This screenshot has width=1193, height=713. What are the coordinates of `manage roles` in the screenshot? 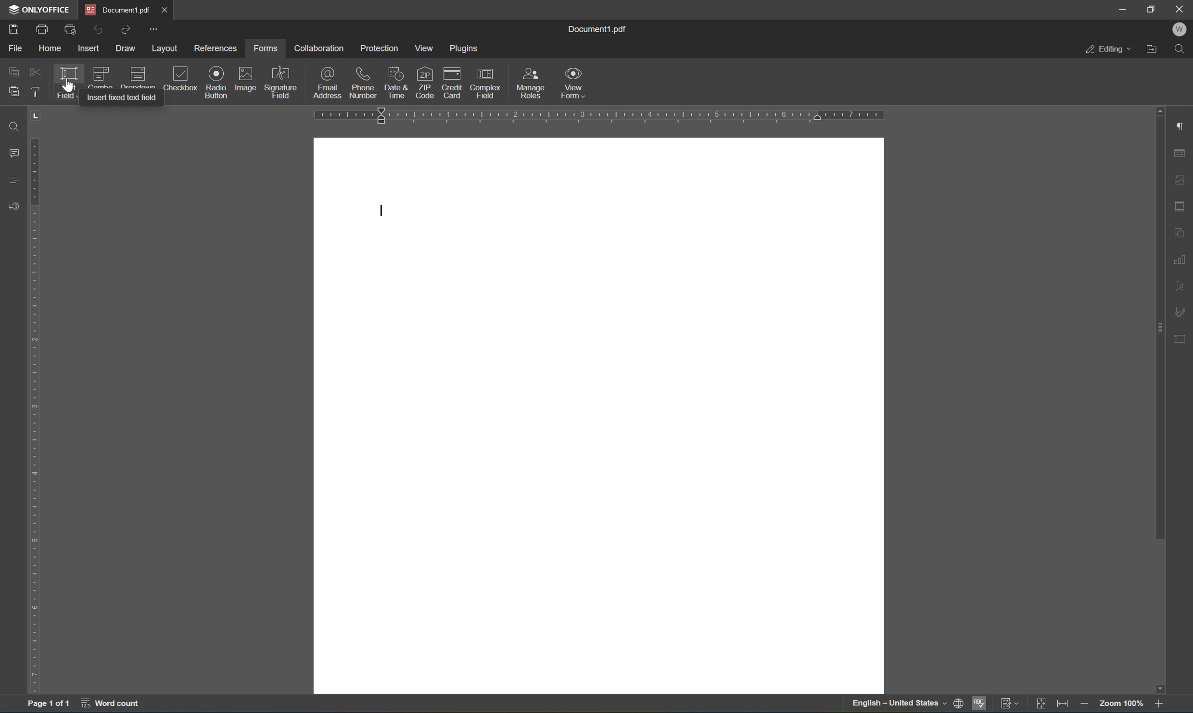 It's located at (534, 84).